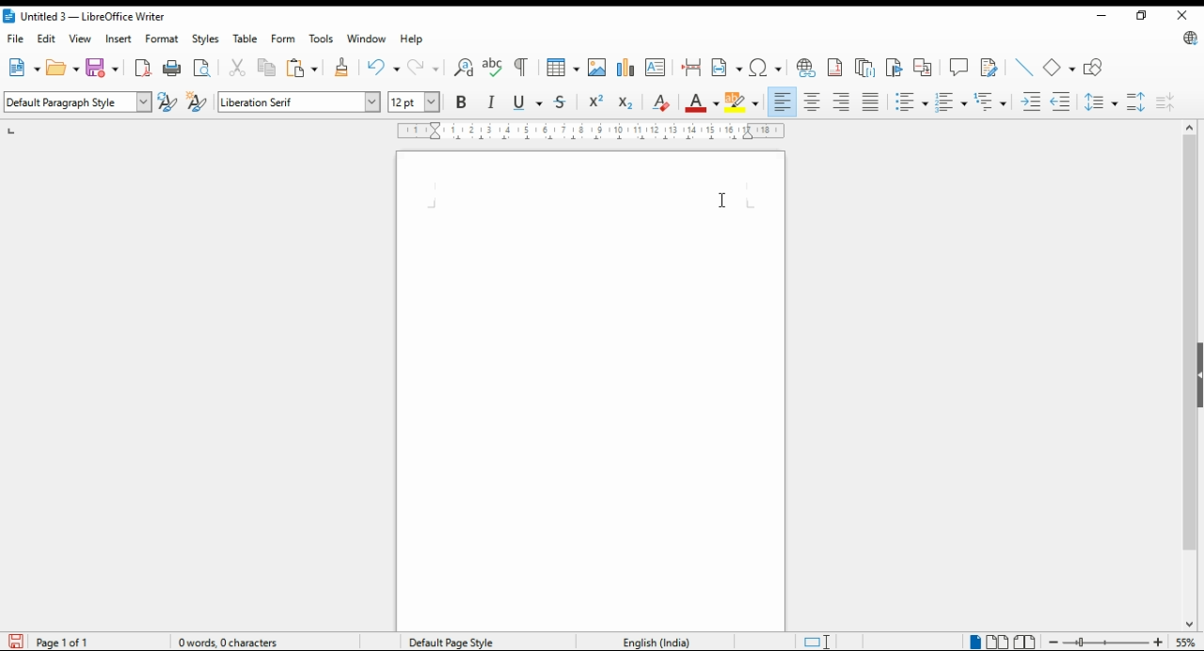 Image resolution: width=1204 pixels, height=651 pixels. Describe the element at coordinates (63, 67) in the screenshot. I see `open` at that location.